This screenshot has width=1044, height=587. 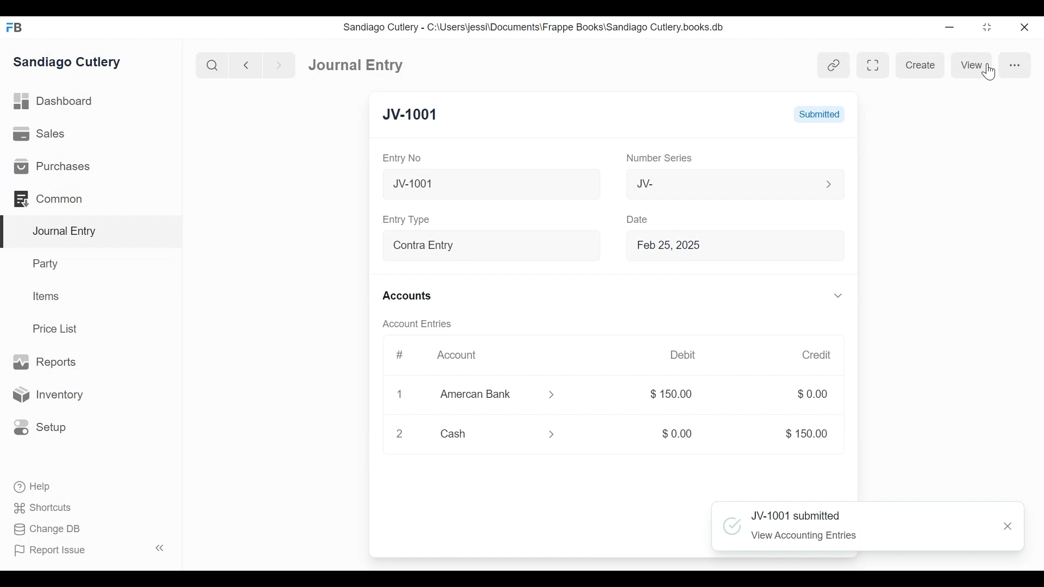 What do you see at coordinates (47, 296) in the screenshot?
I see `Items` at bounding box center [47, 296].